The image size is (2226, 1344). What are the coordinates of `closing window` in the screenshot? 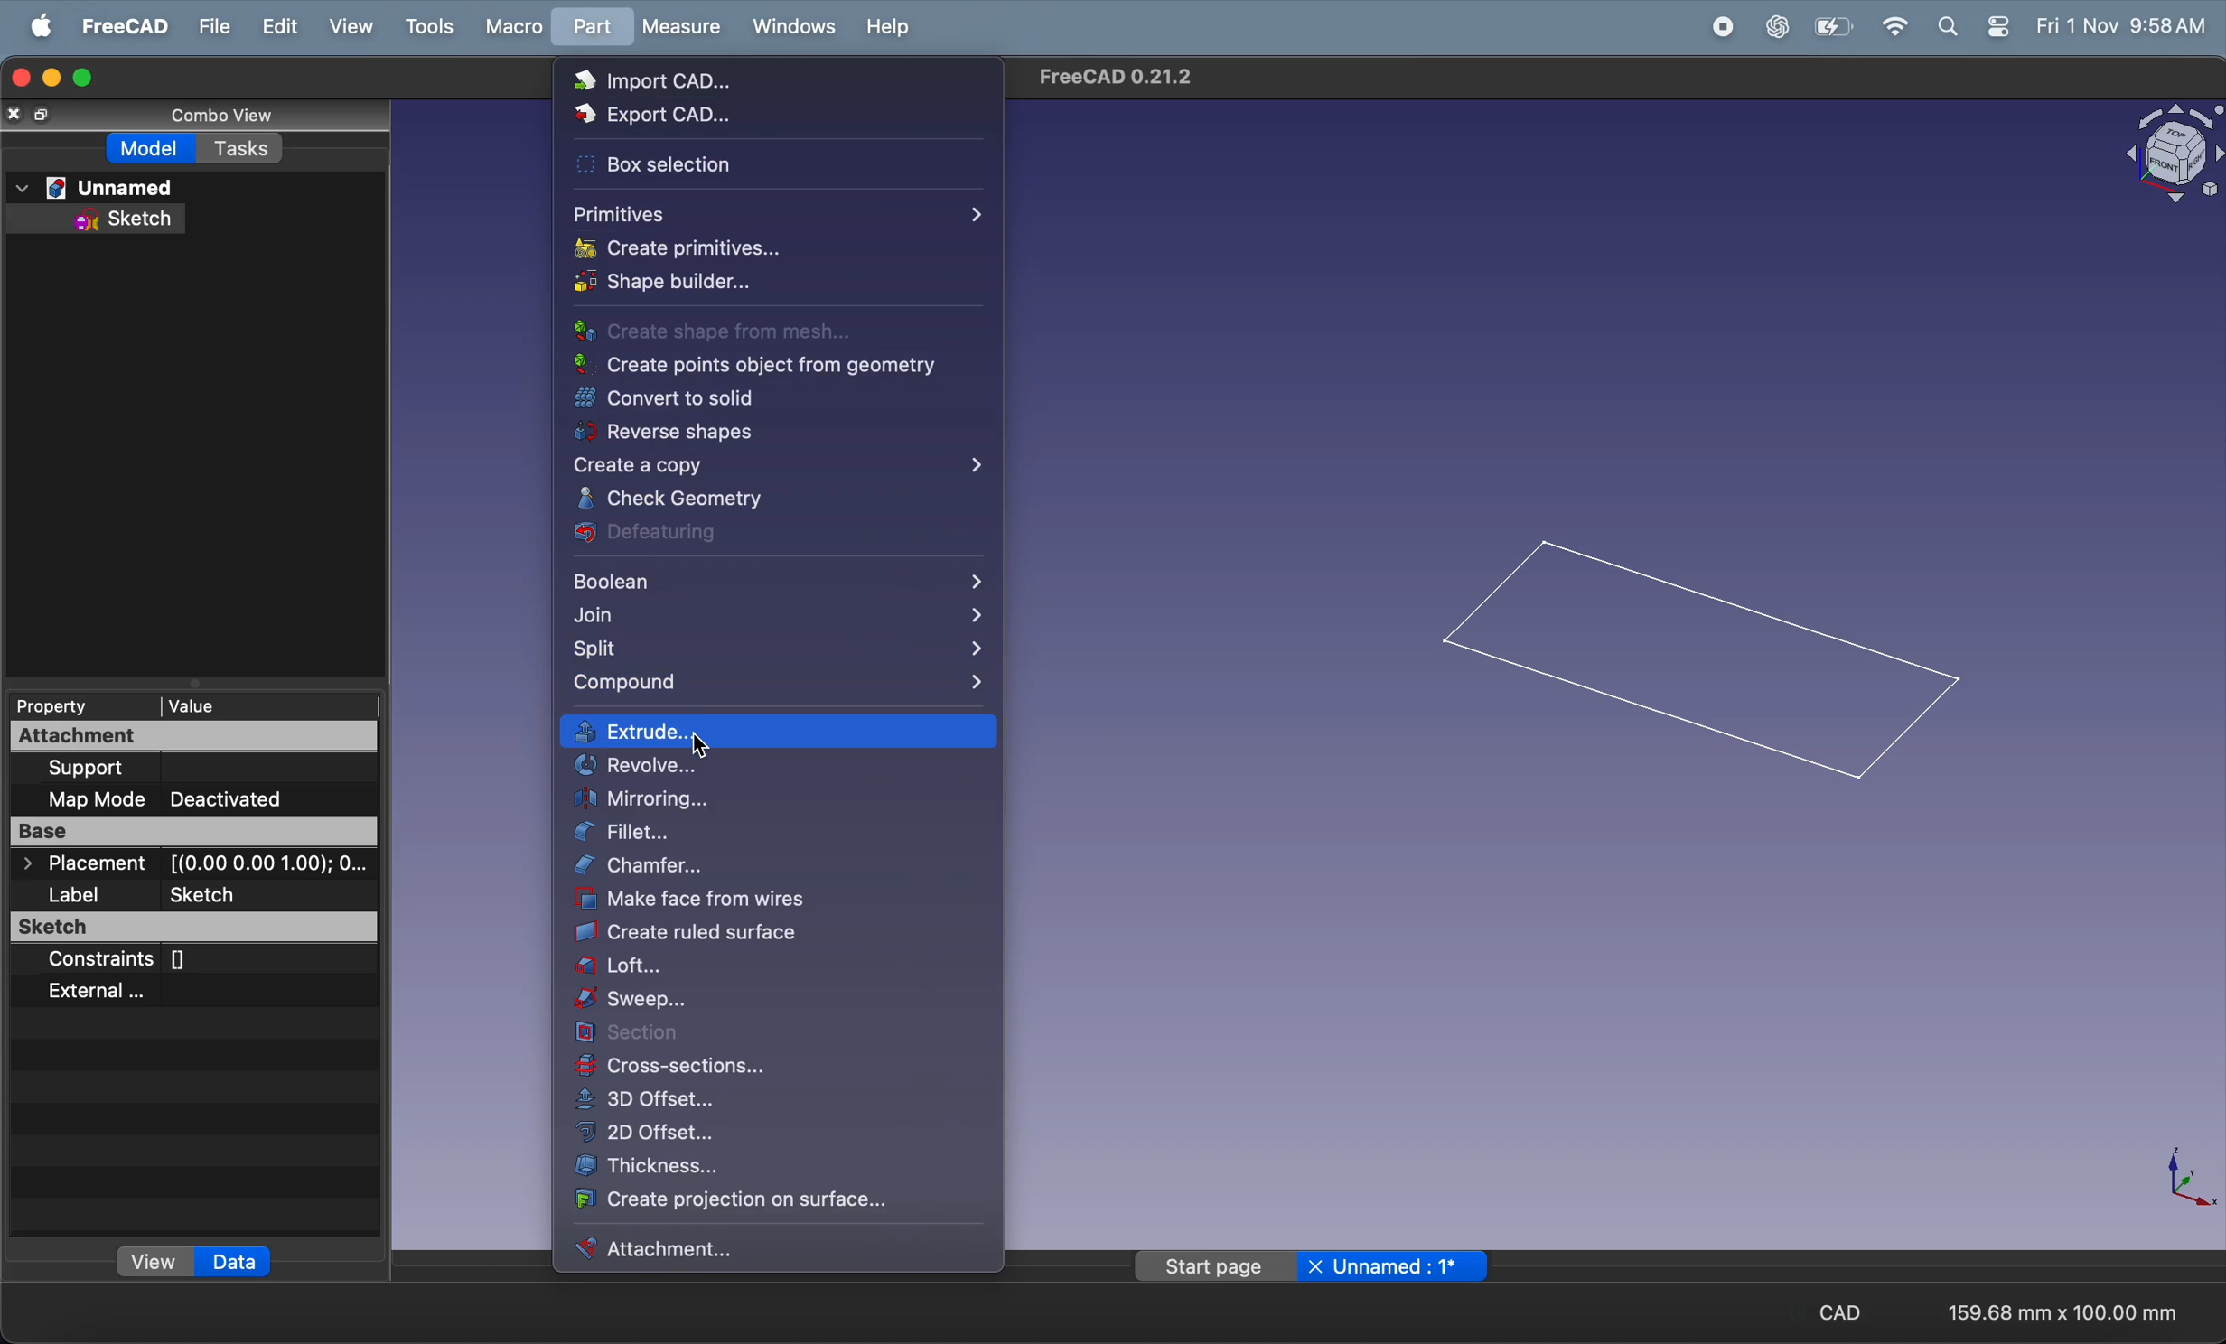 It's located at (15, 79).